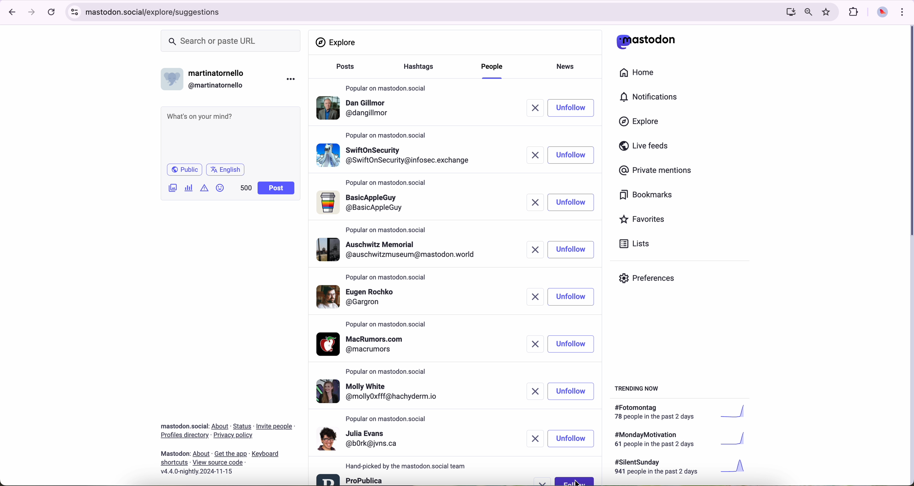  I want to click on hasgtags, so click(423, 67).